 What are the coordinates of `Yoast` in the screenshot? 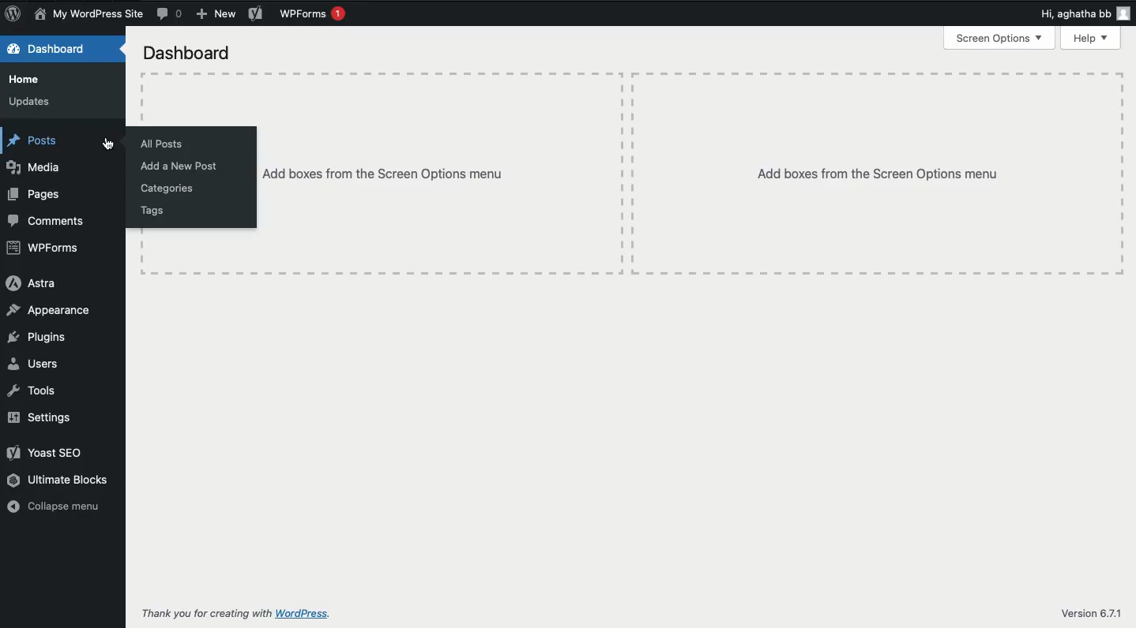 It's located at (255, 14).